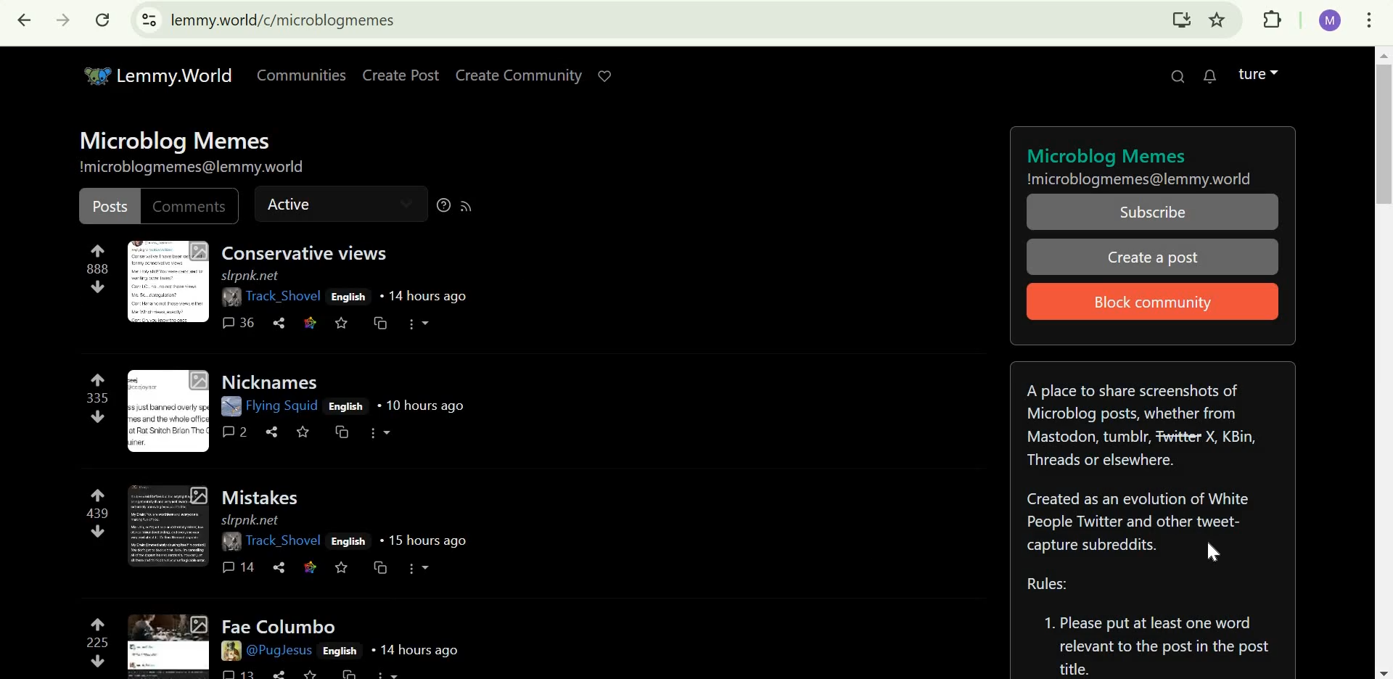 The image size is (1393, 679). Describe the element at coordinates (251, 520) in the screenshot. I see `slrpnk.net` at that location.